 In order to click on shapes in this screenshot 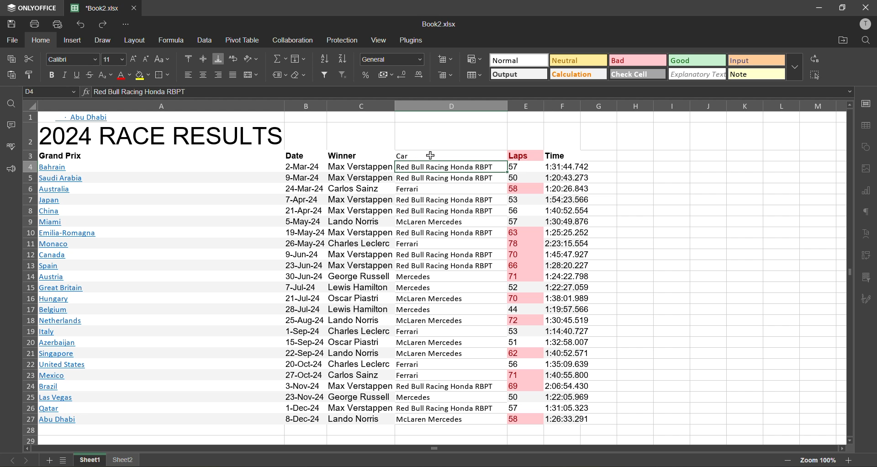, I will do `click(869, 146)`.